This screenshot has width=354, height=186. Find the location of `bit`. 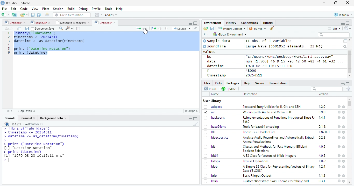

bit is located at coordinates (210, 147).